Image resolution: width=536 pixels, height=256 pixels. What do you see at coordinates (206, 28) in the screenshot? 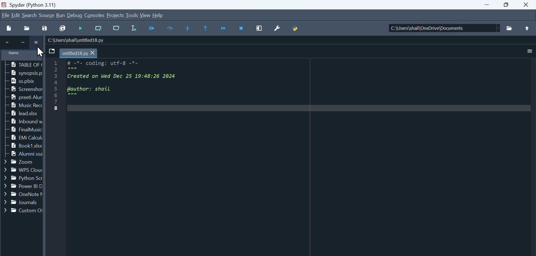
I see `Execute until same function returns` at bounding box center [206, 28].